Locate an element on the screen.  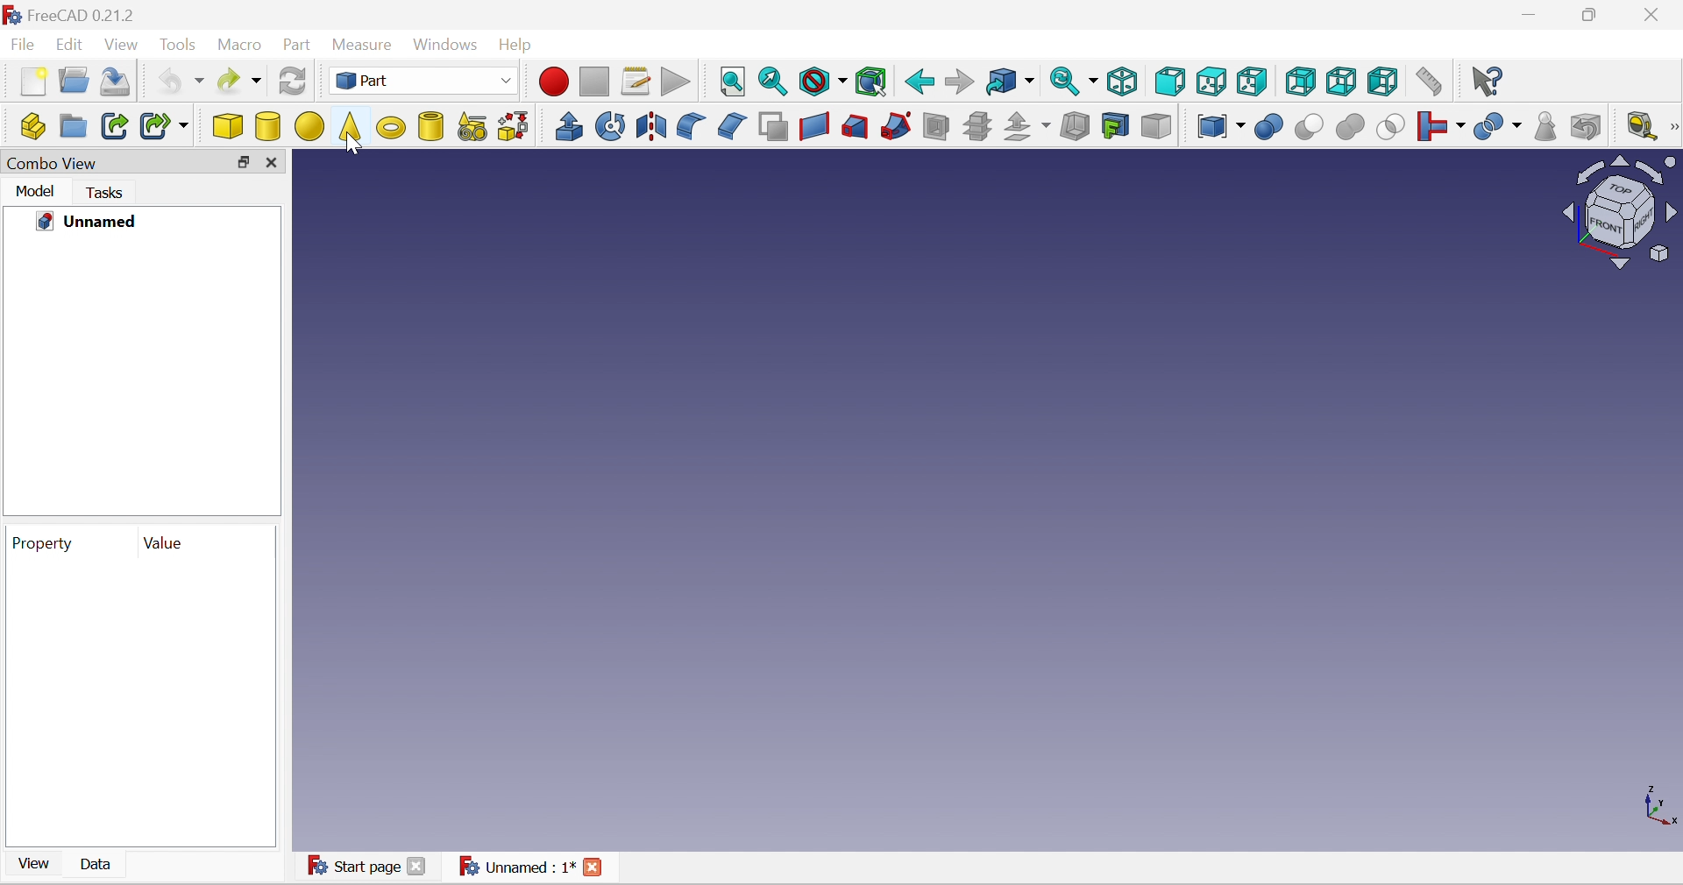
Section is located at coordinates (936, 128).